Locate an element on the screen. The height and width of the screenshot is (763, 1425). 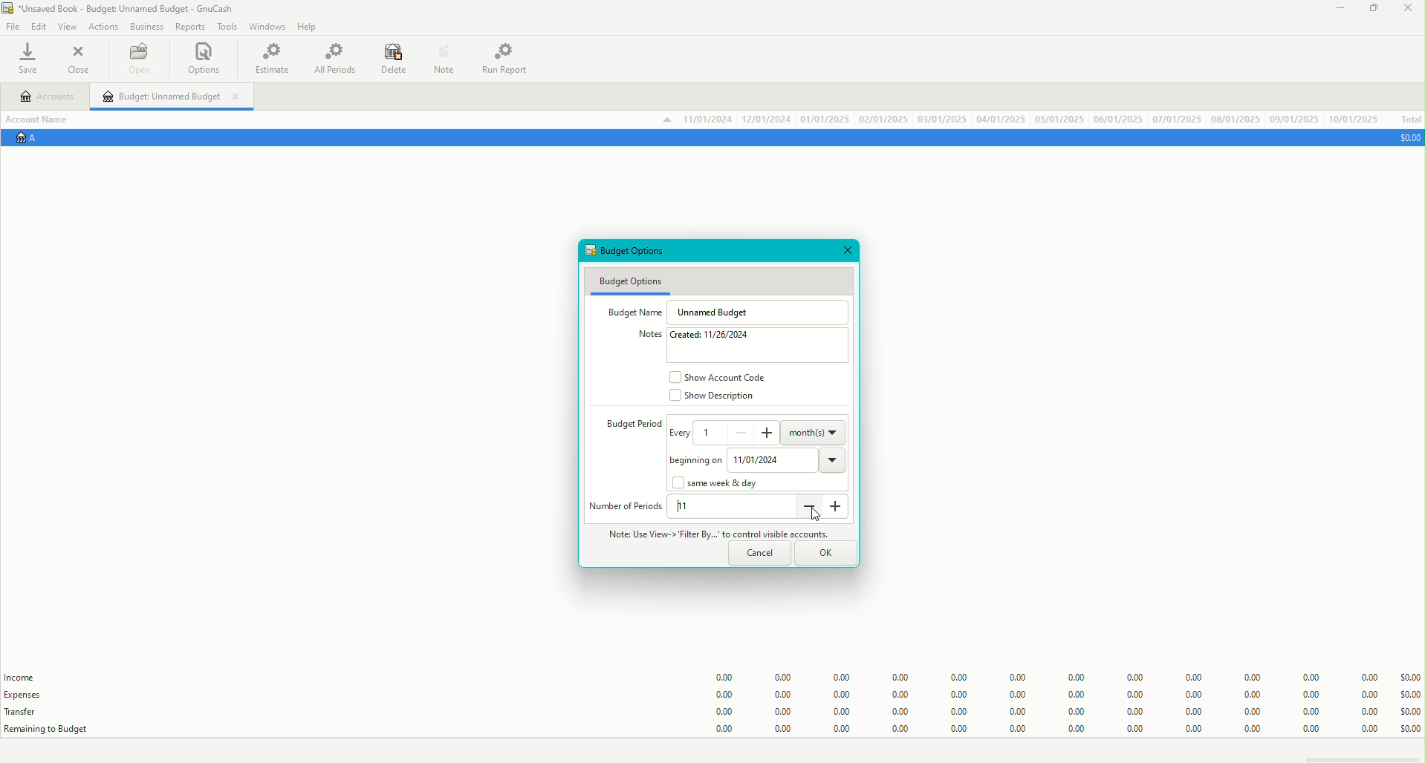
Save is located at coordinates (32, 60).